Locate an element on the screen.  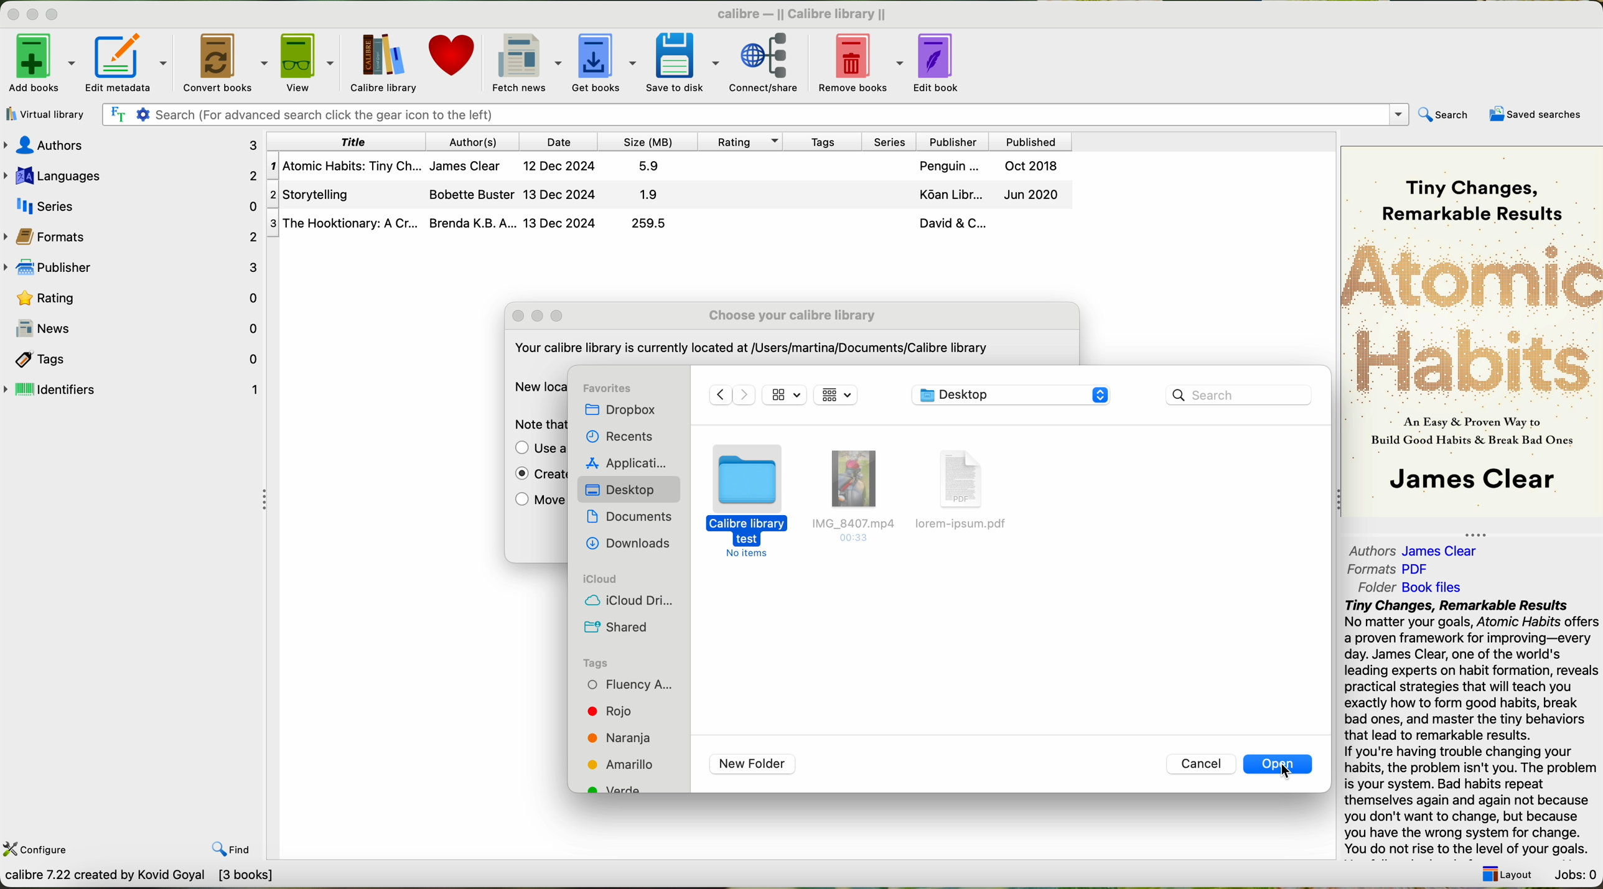
cursor is located at coordinates (742, 483).